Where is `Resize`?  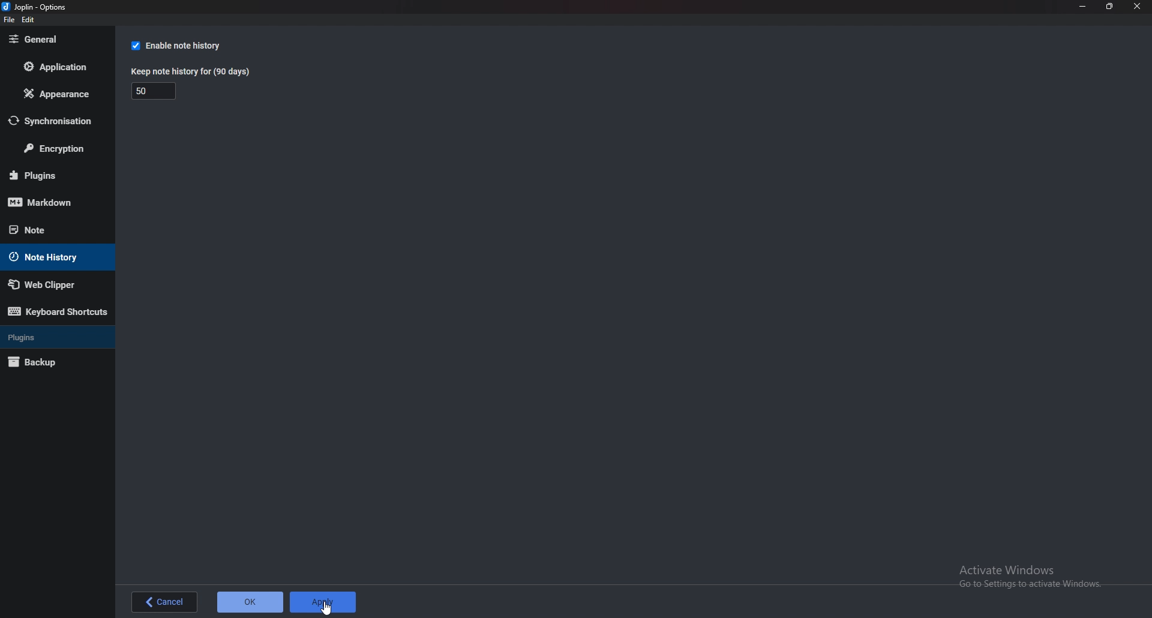
Resize is located at coordinates (1111, 7).